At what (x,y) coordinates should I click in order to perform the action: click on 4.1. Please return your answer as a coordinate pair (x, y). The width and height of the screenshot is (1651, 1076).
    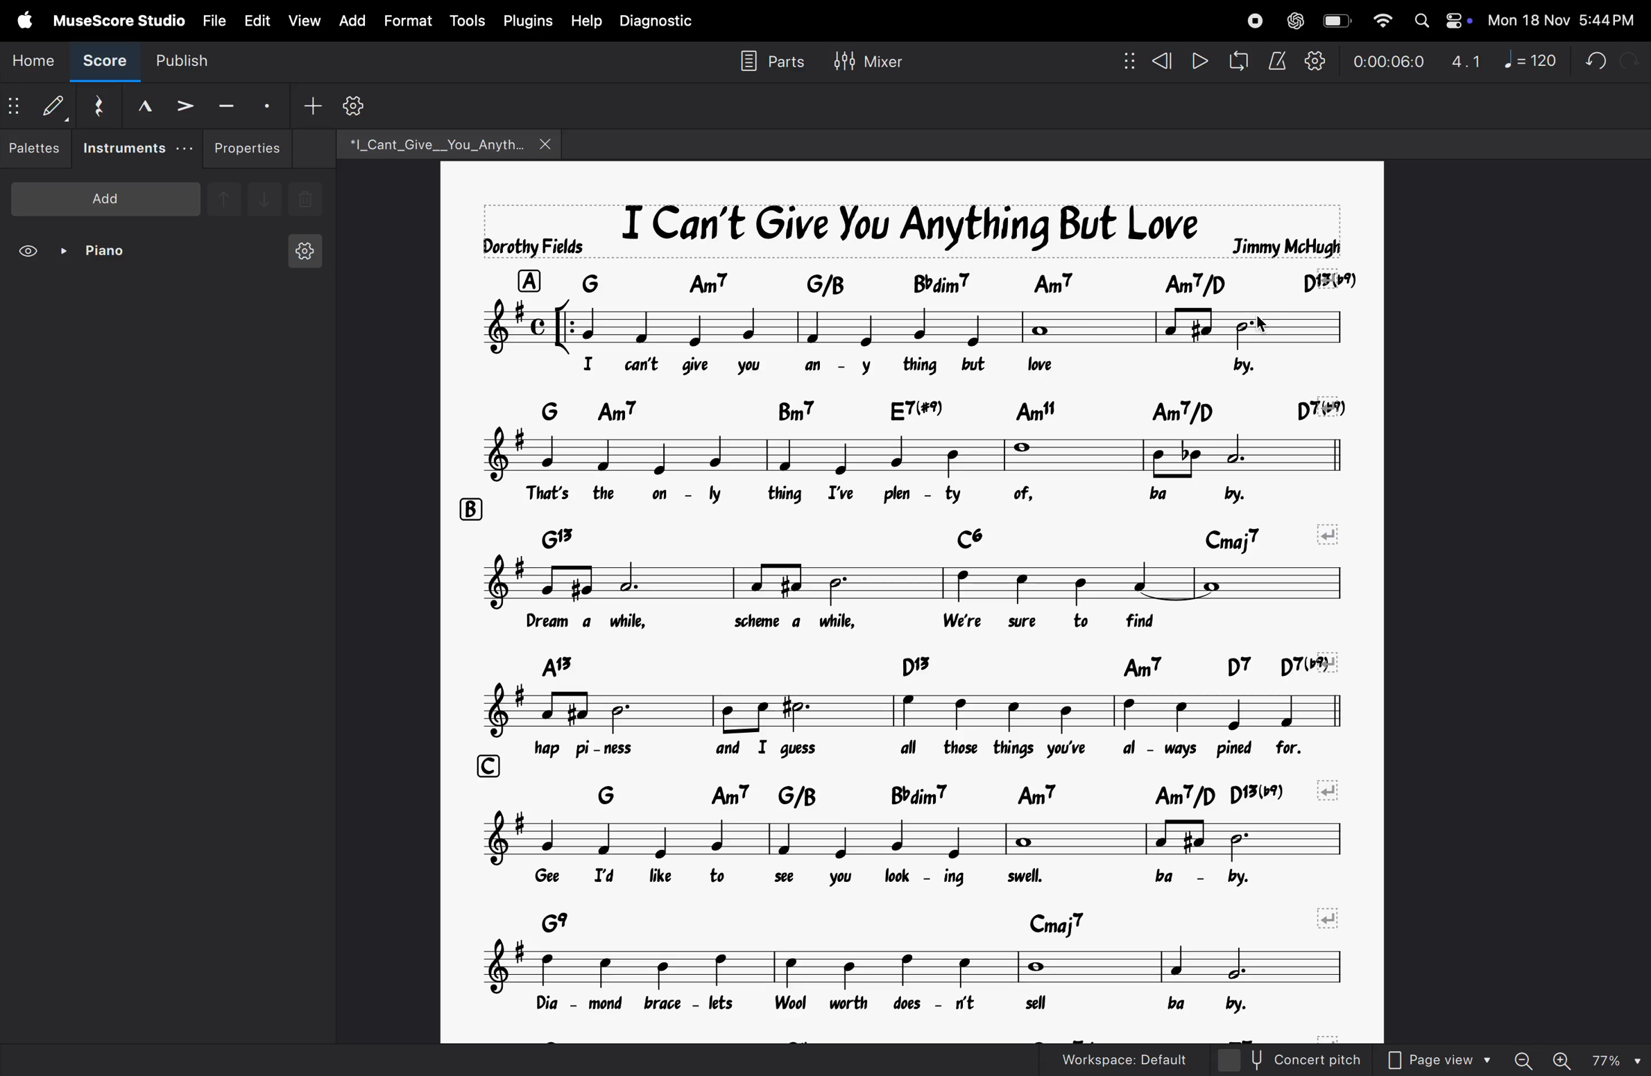
    Looking at the image, I should click on (1466, 62).